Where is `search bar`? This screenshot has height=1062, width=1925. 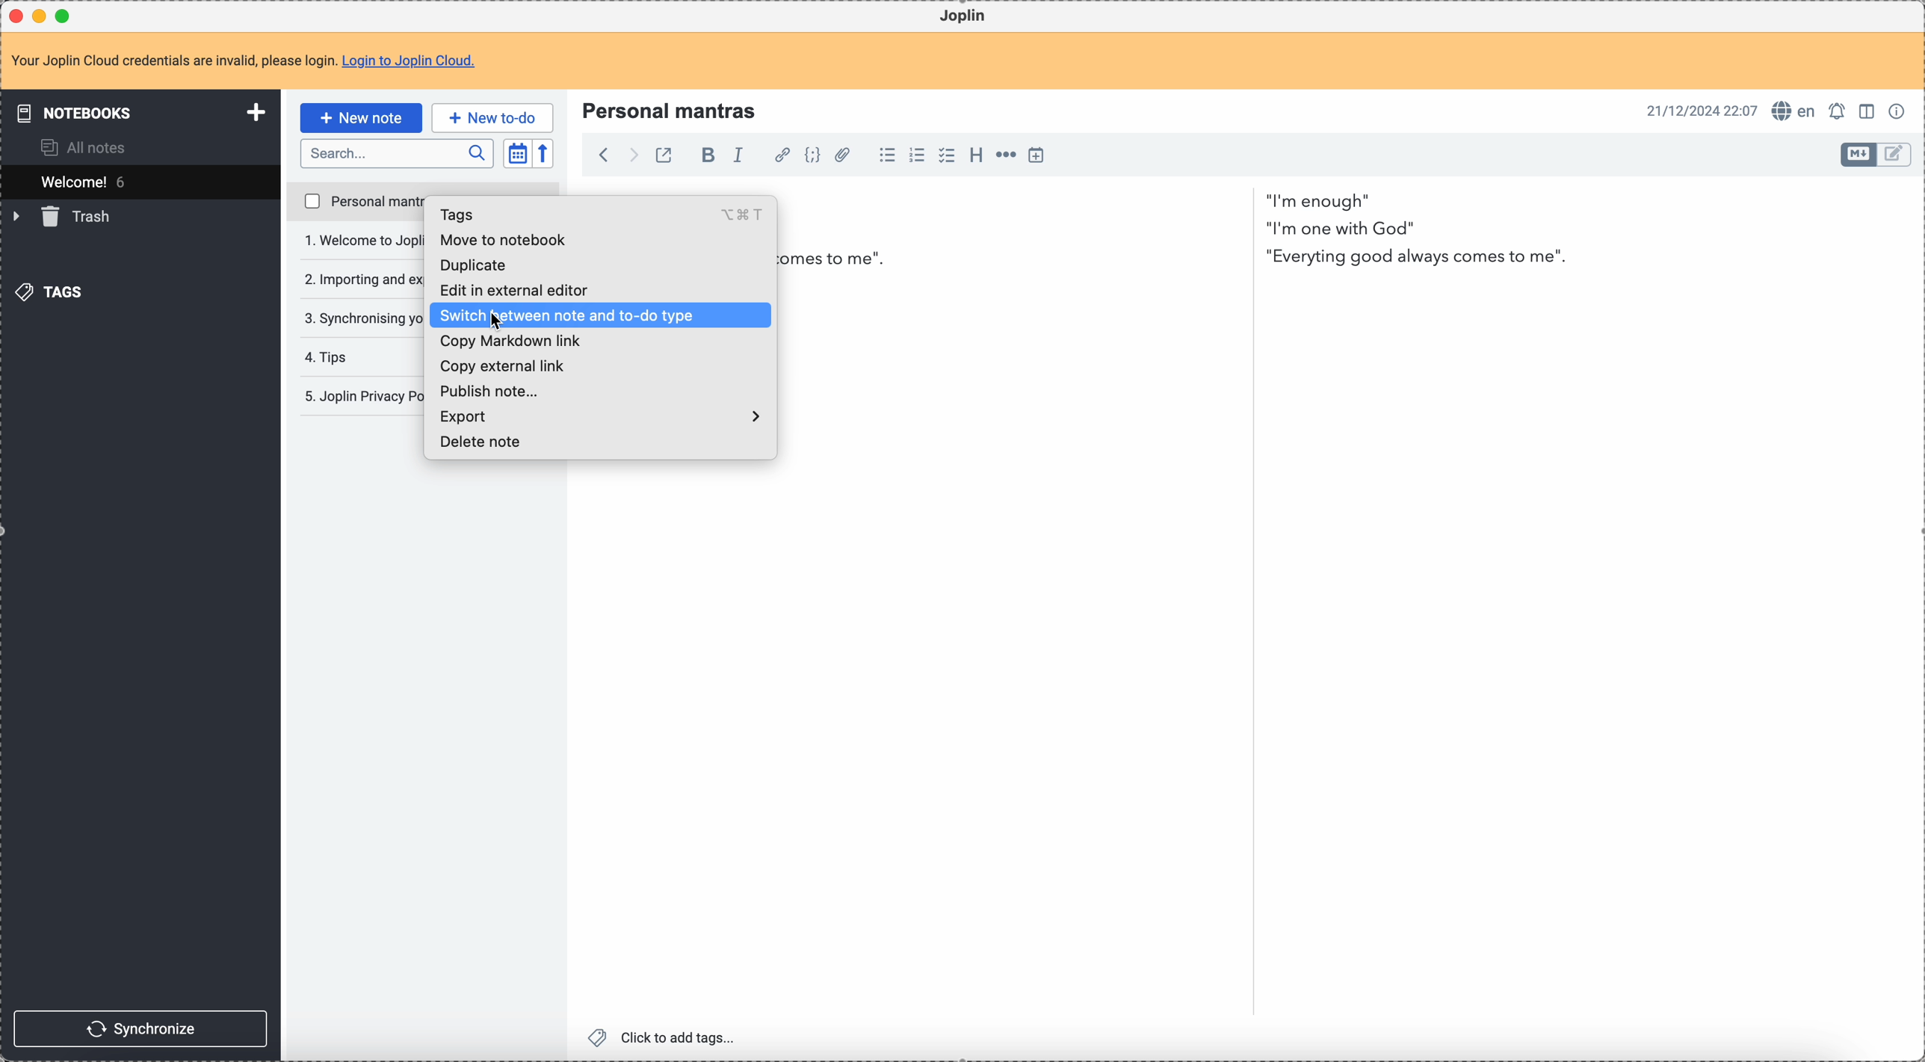
search bar is located at coordinates (396, 152).